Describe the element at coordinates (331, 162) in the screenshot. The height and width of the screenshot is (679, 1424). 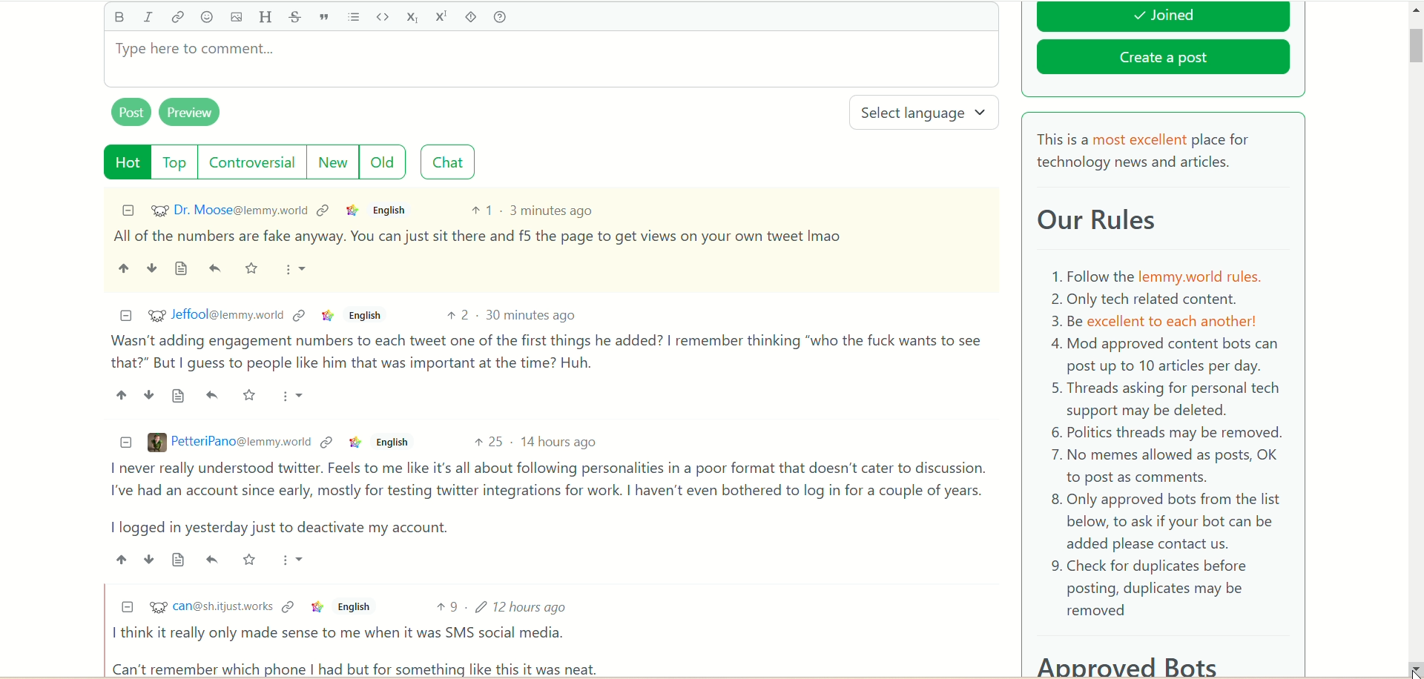
I see `new` at that location.